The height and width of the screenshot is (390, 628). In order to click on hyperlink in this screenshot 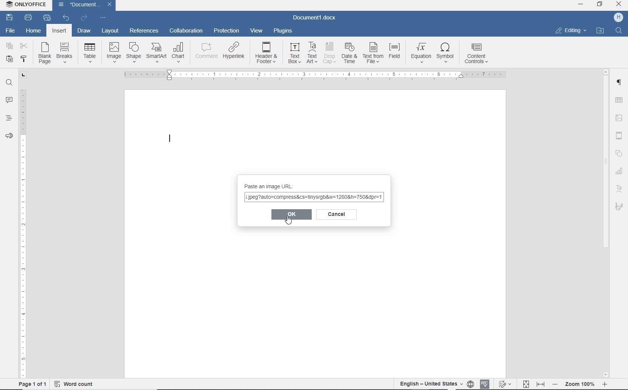, I will do `click(234, 52)`.